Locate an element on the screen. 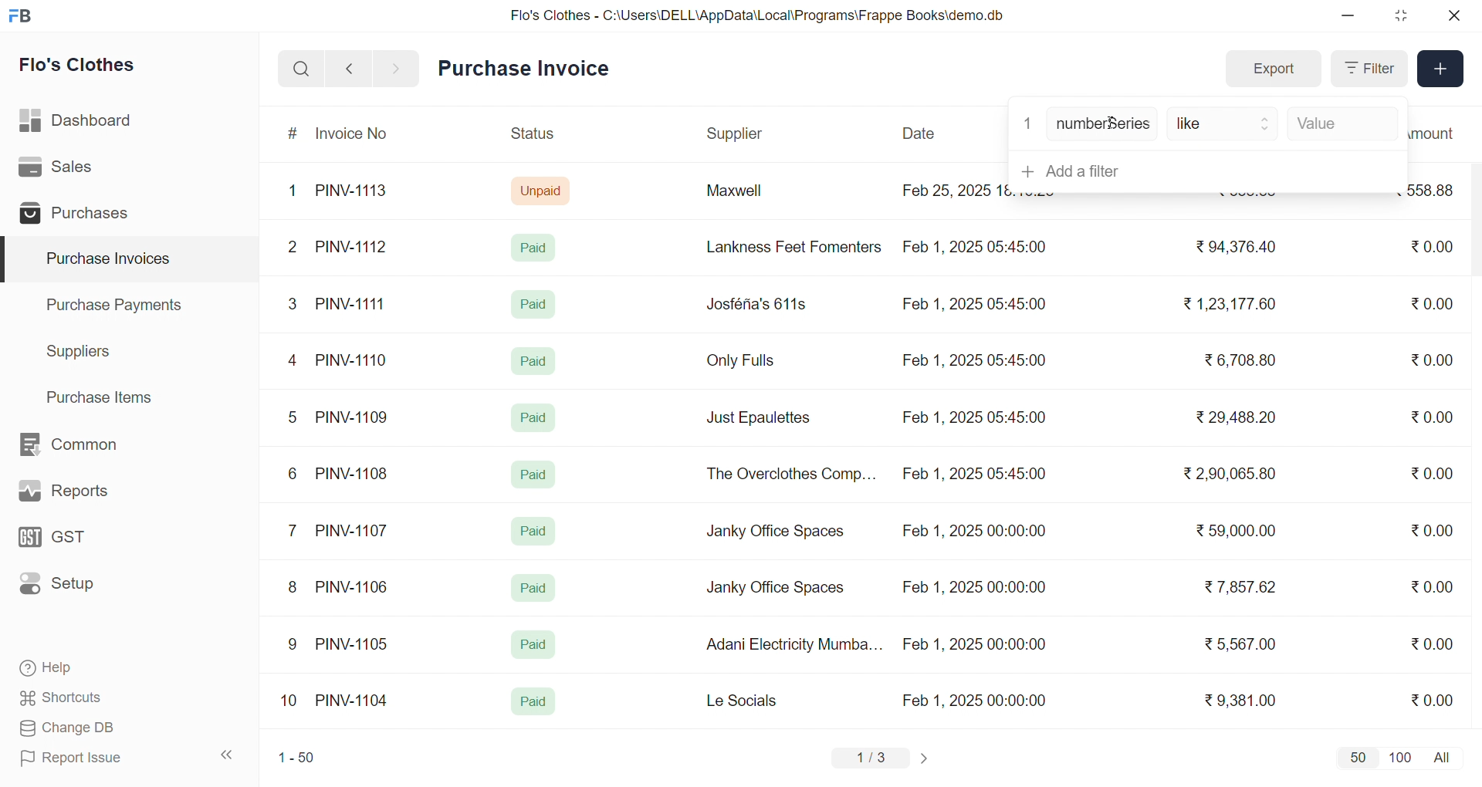 This screenshot has height=787, width=1482. PINV-1107 is located at coordinates (355, 531).